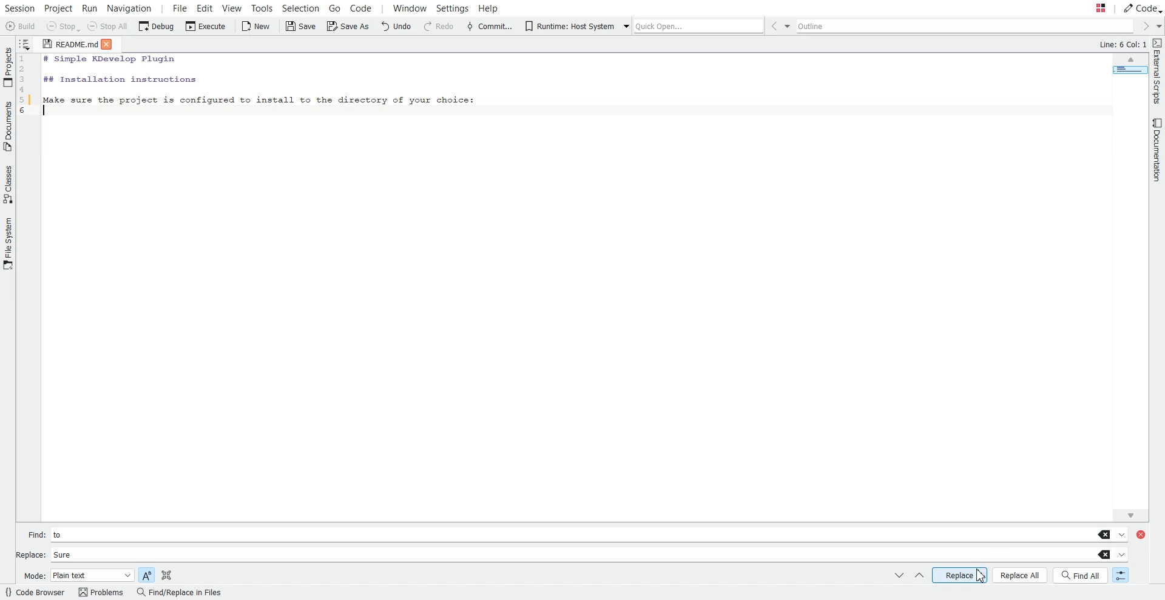 The height and width of the screenshot is (600, 1165). Describe the element at coordinates (59, 7) in the screenshot. I see `Project` at that location.